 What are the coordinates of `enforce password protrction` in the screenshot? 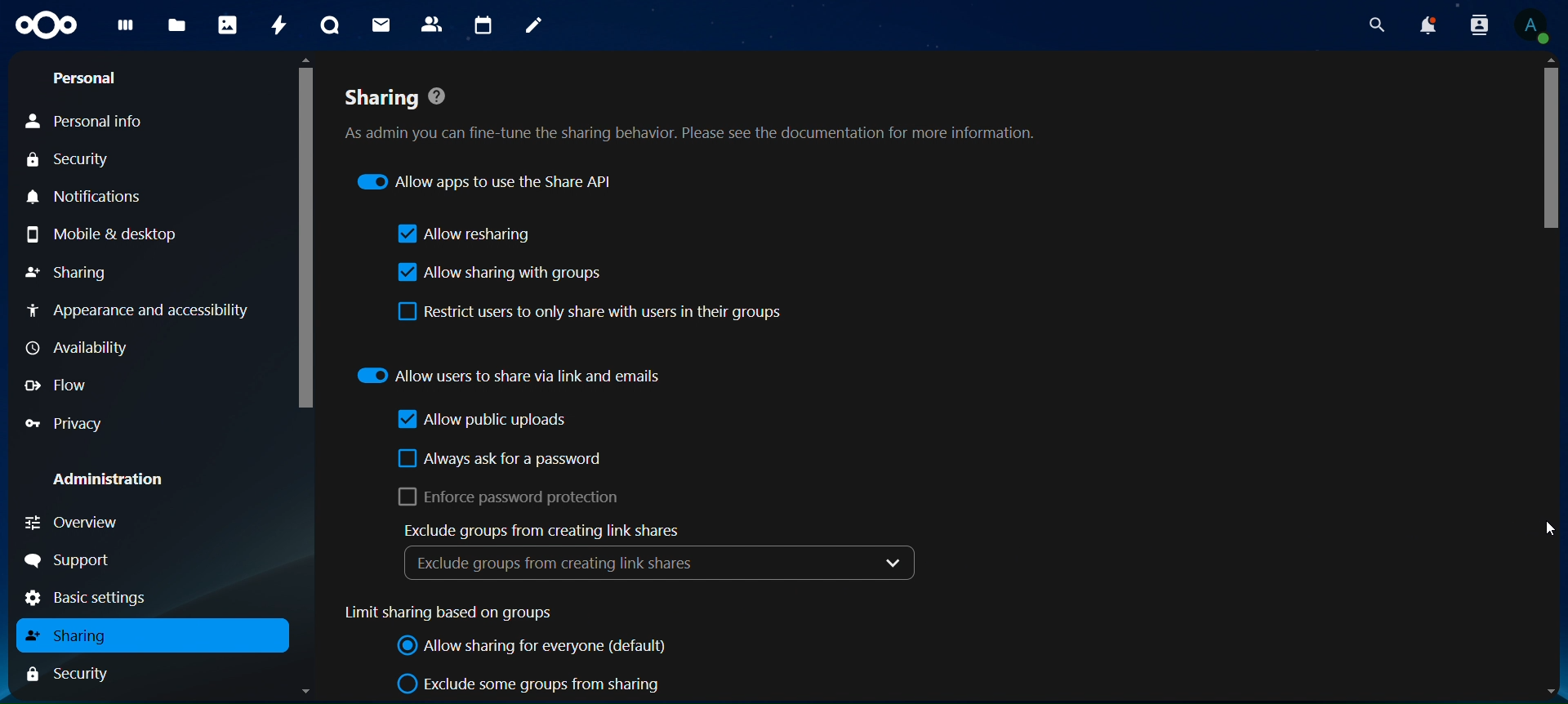 It's located at (506, 497).